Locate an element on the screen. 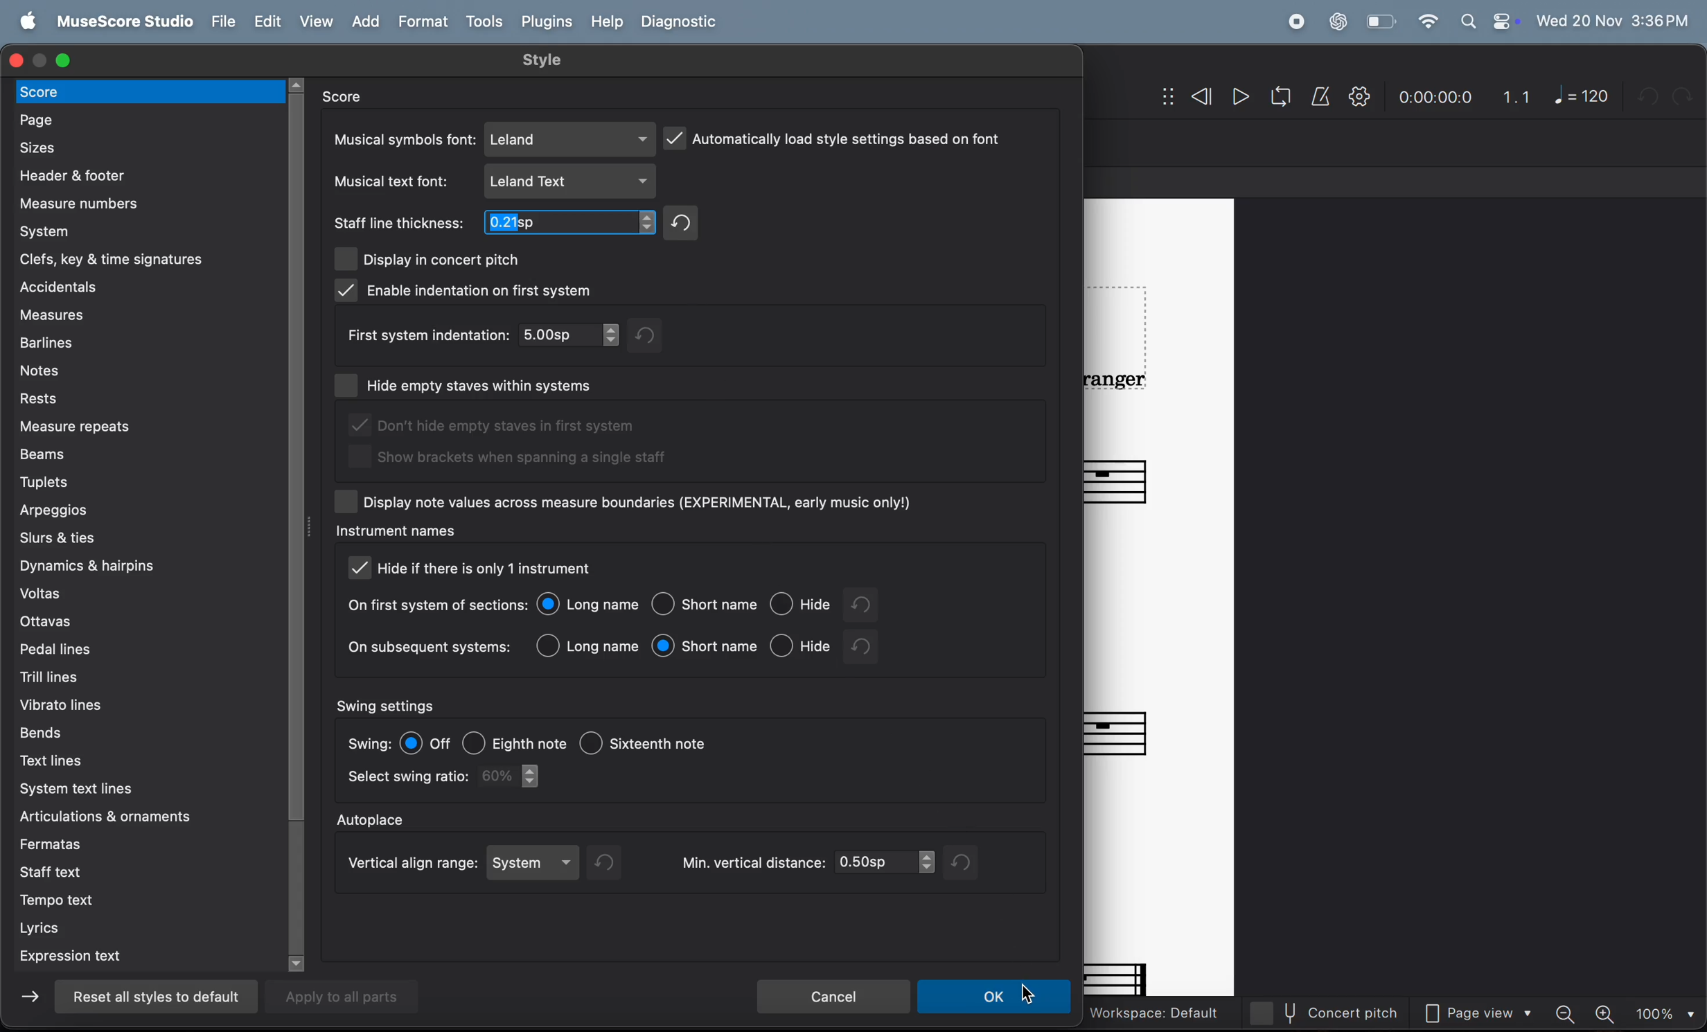  concert pitch is located at coordinates (1333, 1013).